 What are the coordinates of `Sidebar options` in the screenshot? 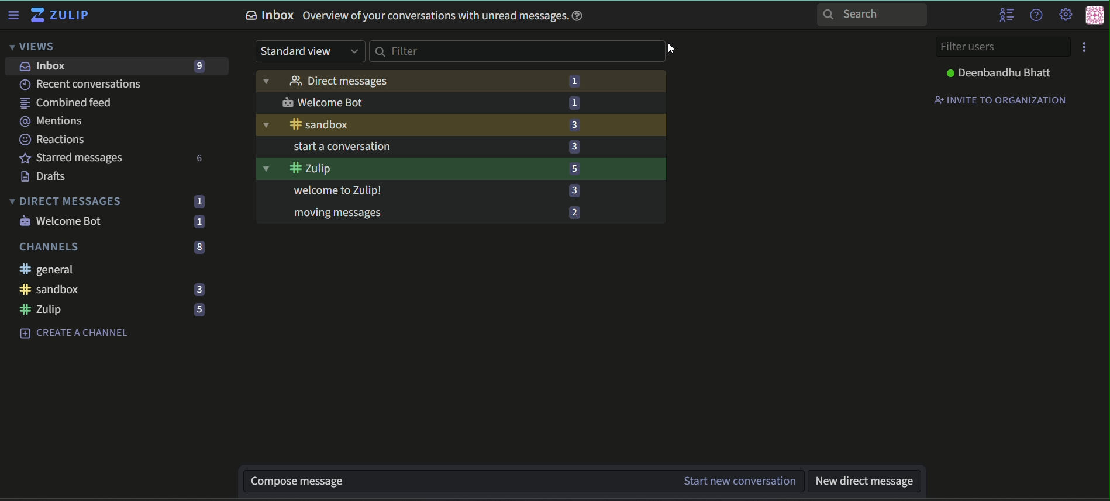 It's located at (13, 14).